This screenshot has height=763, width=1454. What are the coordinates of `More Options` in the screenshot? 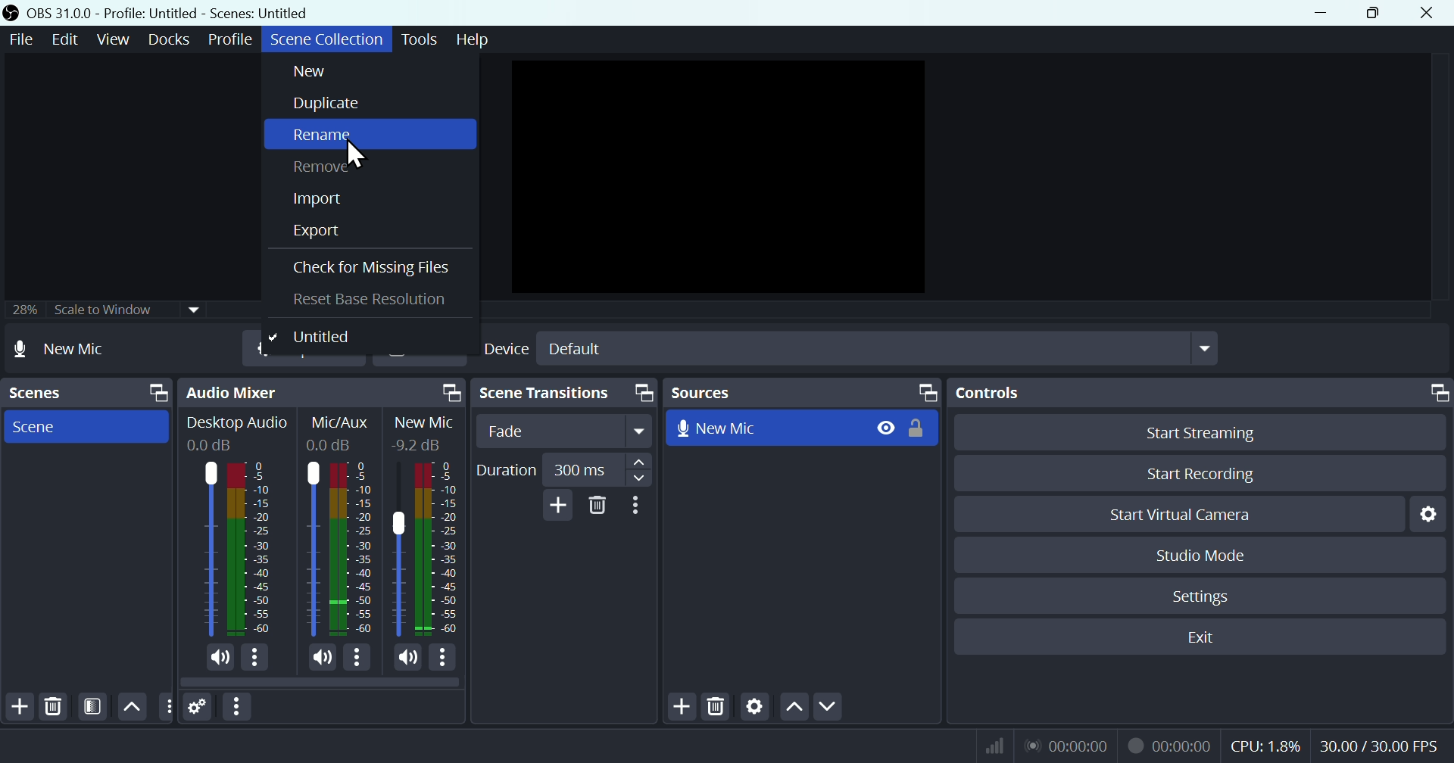 It's located at (446, 659).